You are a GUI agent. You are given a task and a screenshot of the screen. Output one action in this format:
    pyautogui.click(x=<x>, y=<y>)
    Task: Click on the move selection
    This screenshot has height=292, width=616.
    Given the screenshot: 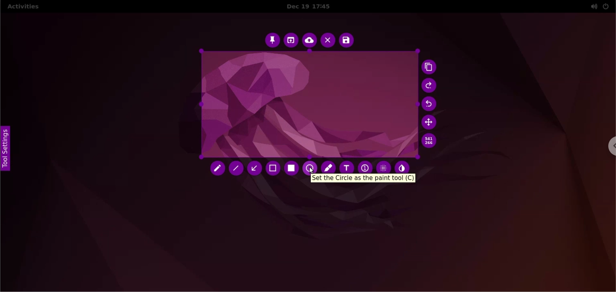 What is the action you would take?
    pyautogui.click(x=430, y=122)
    